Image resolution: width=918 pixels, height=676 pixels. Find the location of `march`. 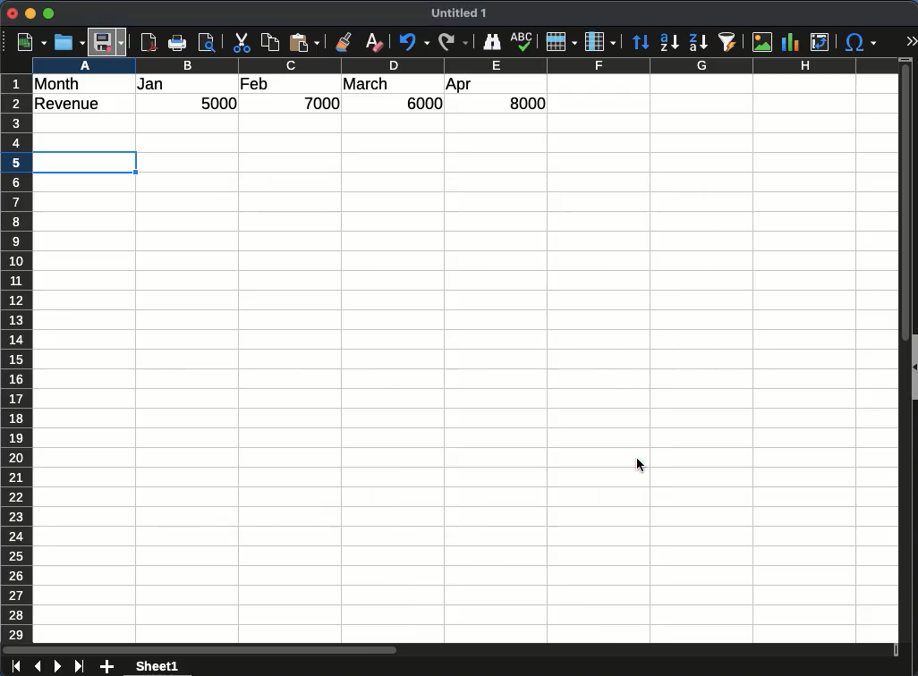

march is located at coordinates (366, 84).